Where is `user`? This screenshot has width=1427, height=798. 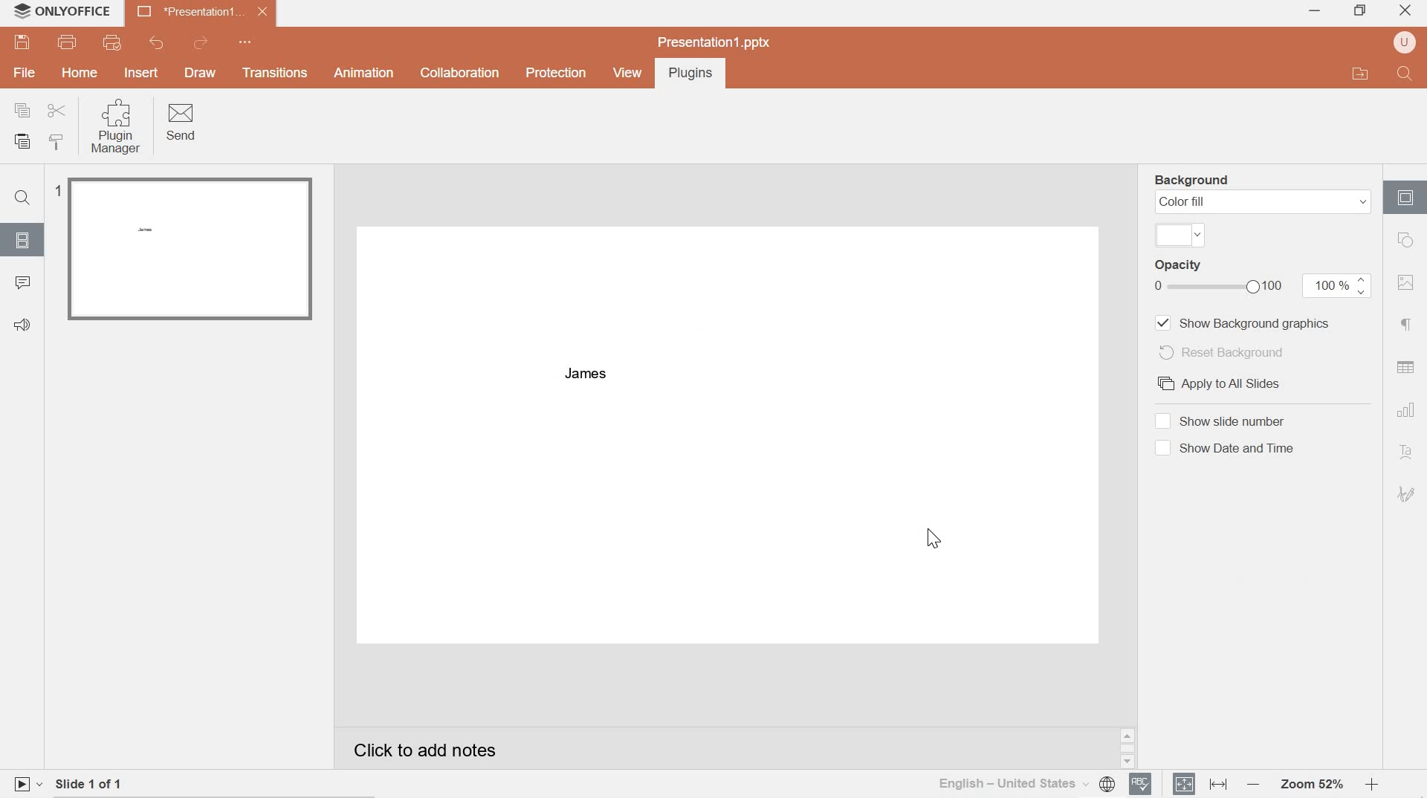
user is located at coordinates (1405, 43).